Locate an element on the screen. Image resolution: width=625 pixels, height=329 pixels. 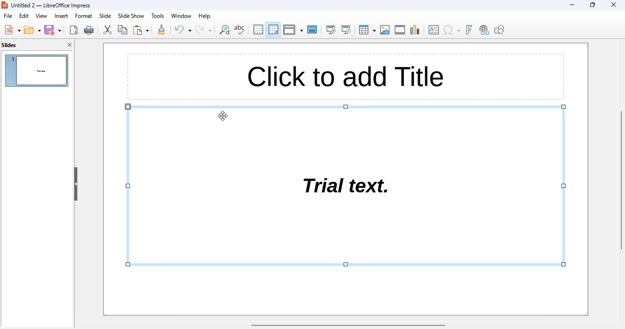
new is located at coordinates (53, 30).